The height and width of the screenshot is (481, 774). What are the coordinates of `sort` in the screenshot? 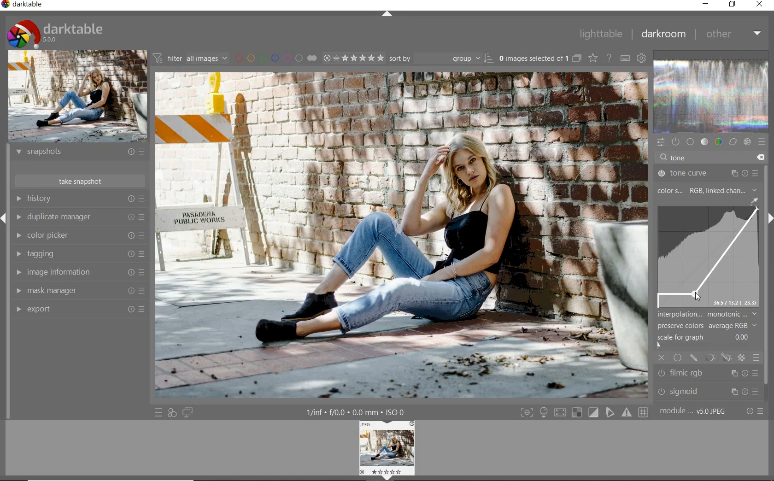 It's located at (441, 60).